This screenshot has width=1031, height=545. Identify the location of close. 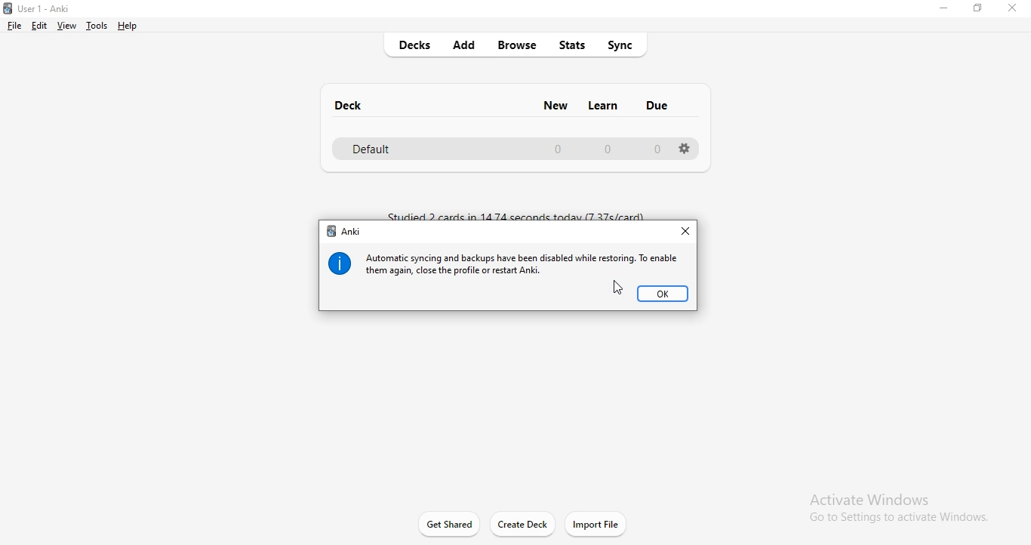
(686, 231).